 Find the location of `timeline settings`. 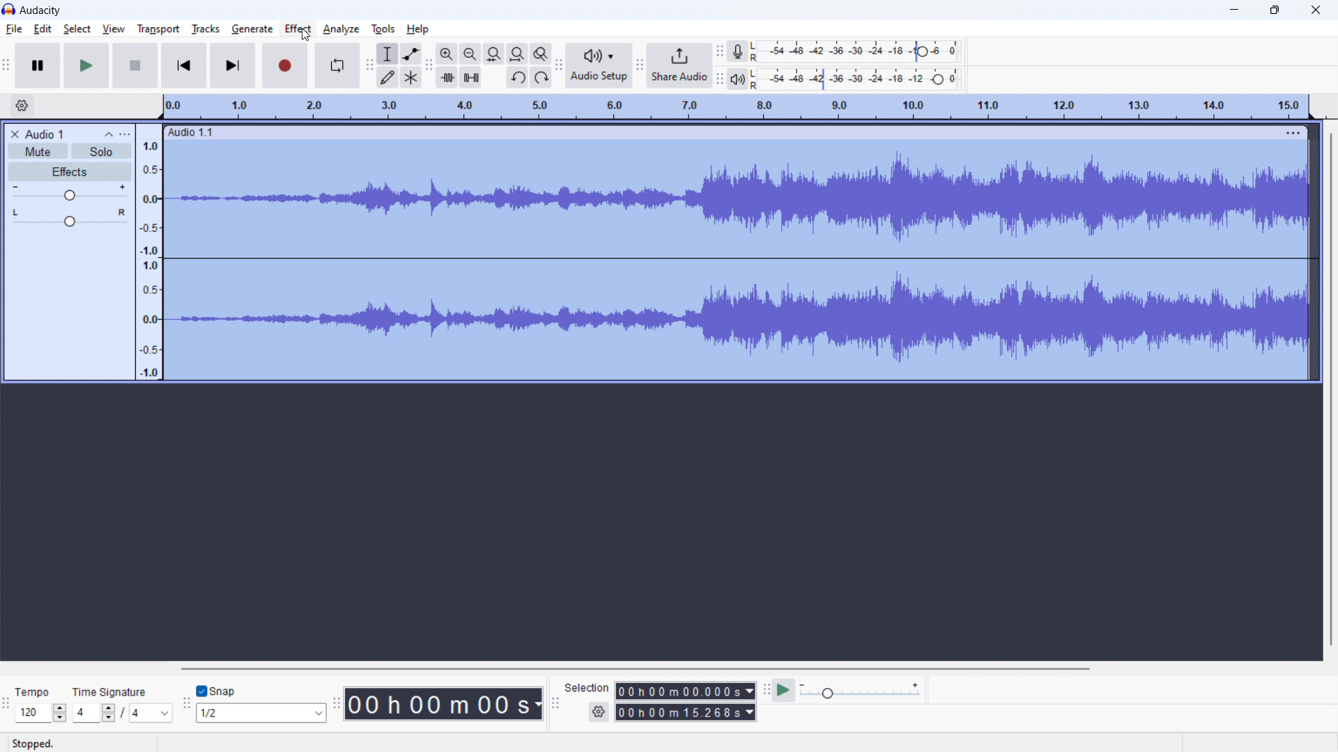

timeline settings is located at coordinates (22, 106).